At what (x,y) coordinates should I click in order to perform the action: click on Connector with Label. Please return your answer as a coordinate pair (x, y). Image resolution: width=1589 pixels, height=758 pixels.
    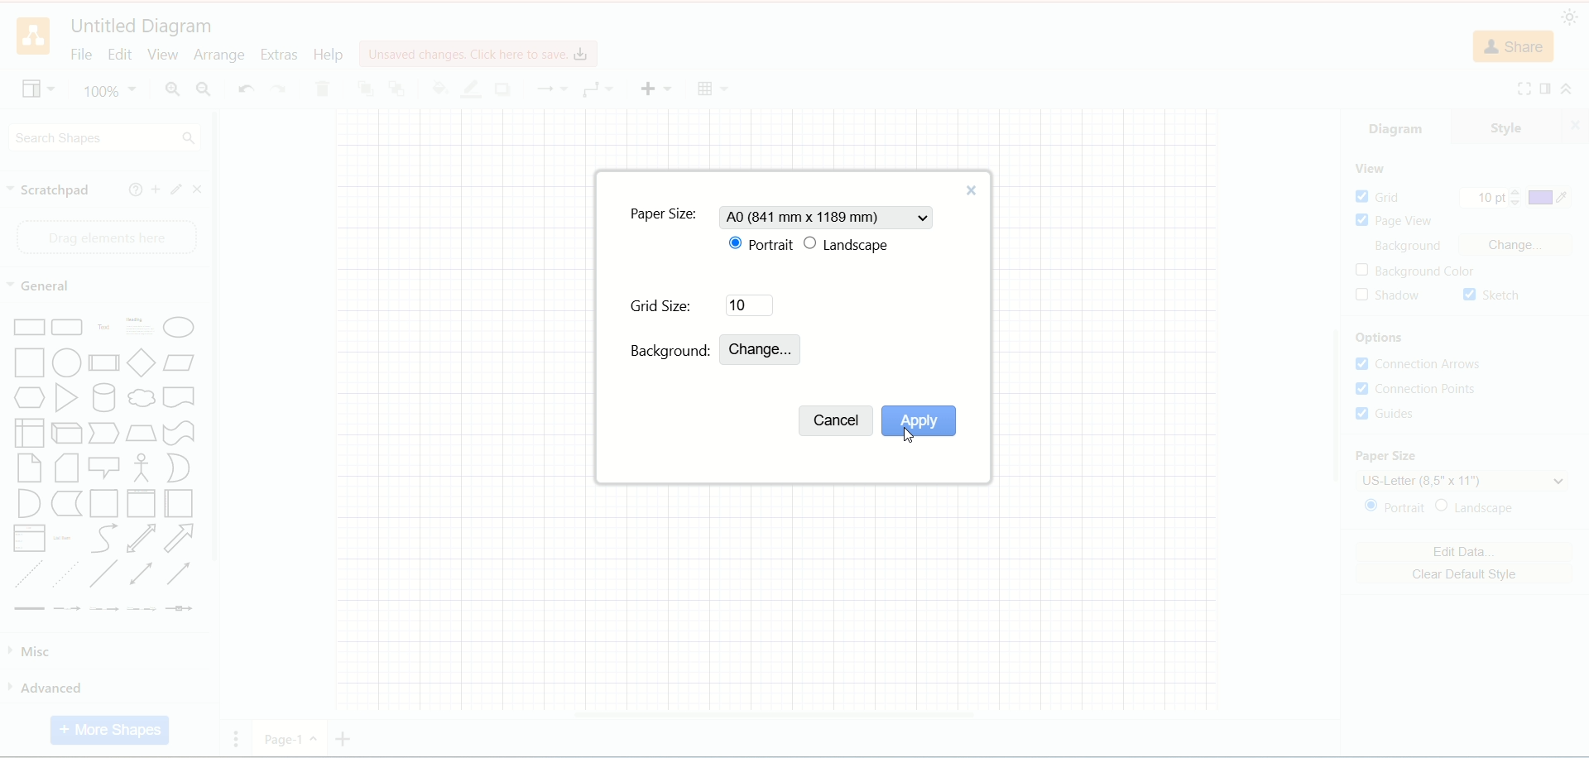
    Looking at the image, I should click on (68, 610).